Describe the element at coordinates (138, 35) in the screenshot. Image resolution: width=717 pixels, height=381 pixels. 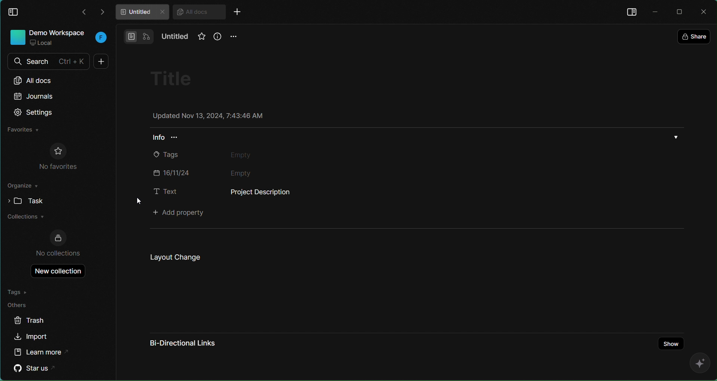
I see `button` at that location.